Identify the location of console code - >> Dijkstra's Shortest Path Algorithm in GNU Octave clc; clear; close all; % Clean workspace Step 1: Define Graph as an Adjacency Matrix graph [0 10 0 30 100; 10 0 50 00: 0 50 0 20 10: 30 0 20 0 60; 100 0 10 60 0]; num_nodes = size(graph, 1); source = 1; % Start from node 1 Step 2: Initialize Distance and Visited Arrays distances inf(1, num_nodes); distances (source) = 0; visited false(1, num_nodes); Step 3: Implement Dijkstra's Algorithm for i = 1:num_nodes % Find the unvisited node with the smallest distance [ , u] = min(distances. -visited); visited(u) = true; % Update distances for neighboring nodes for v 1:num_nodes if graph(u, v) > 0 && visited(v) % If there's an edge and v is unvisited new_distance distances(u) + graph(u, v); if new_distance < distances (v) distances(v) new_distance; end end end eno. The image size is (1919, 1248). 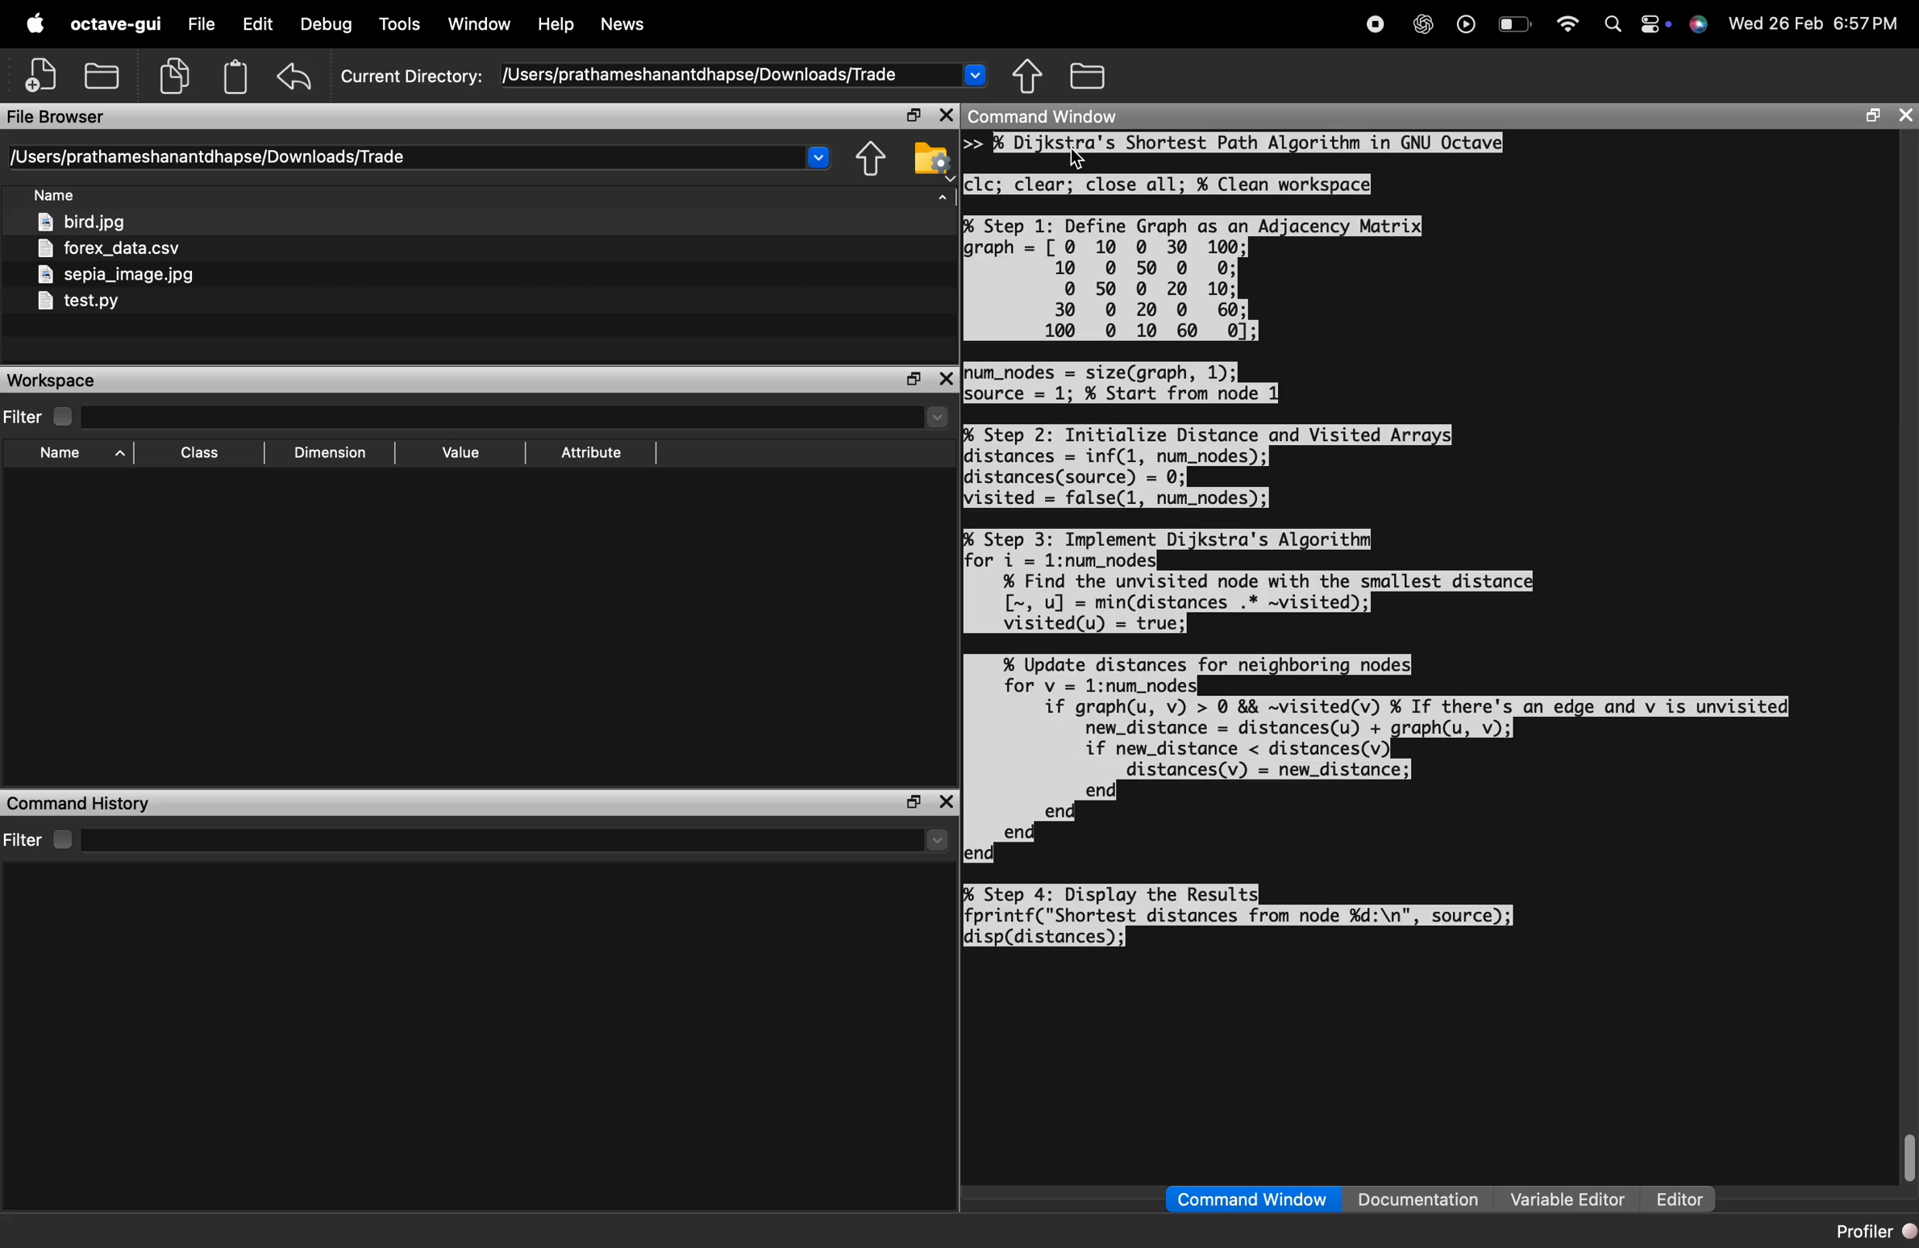
(1381, 546).